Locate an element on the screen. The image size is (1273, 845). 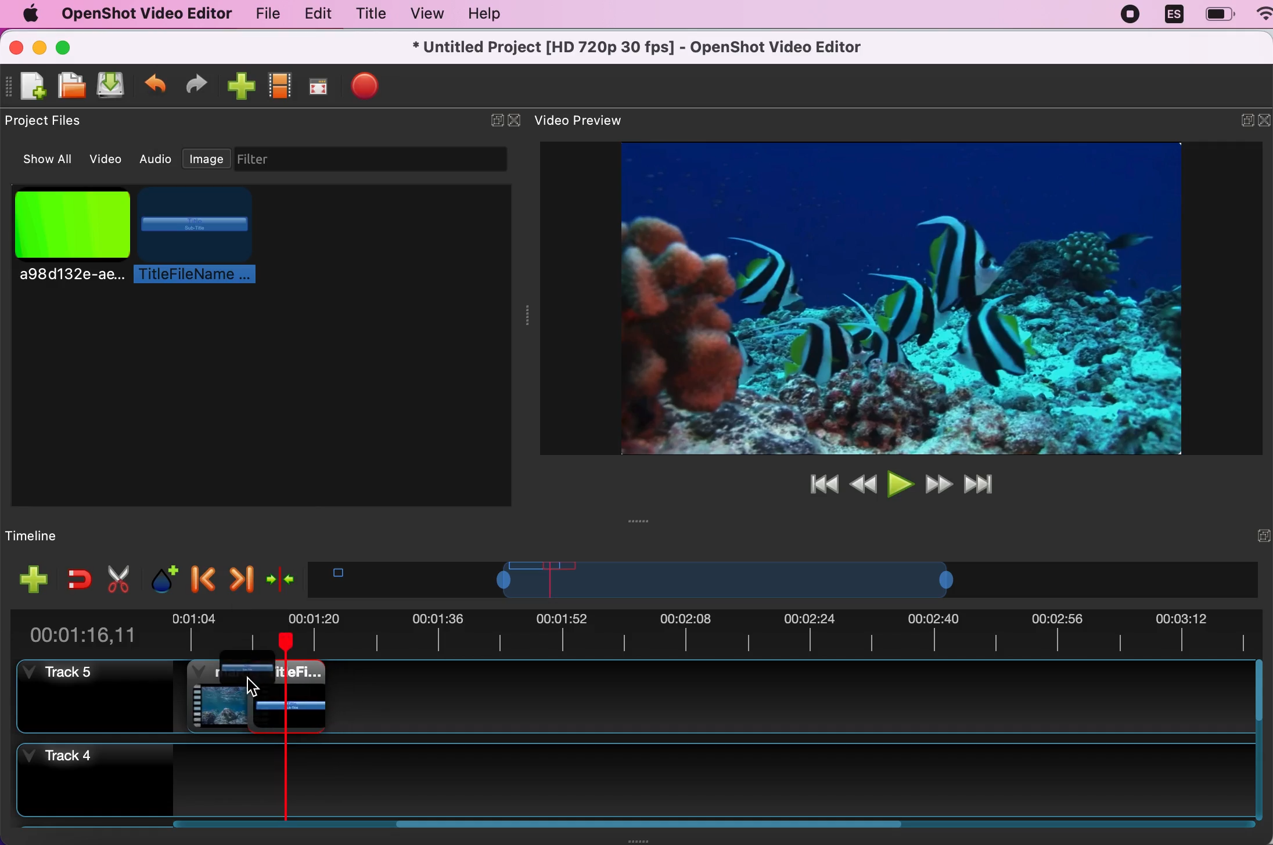
open file is located at coordinates (73, 86).